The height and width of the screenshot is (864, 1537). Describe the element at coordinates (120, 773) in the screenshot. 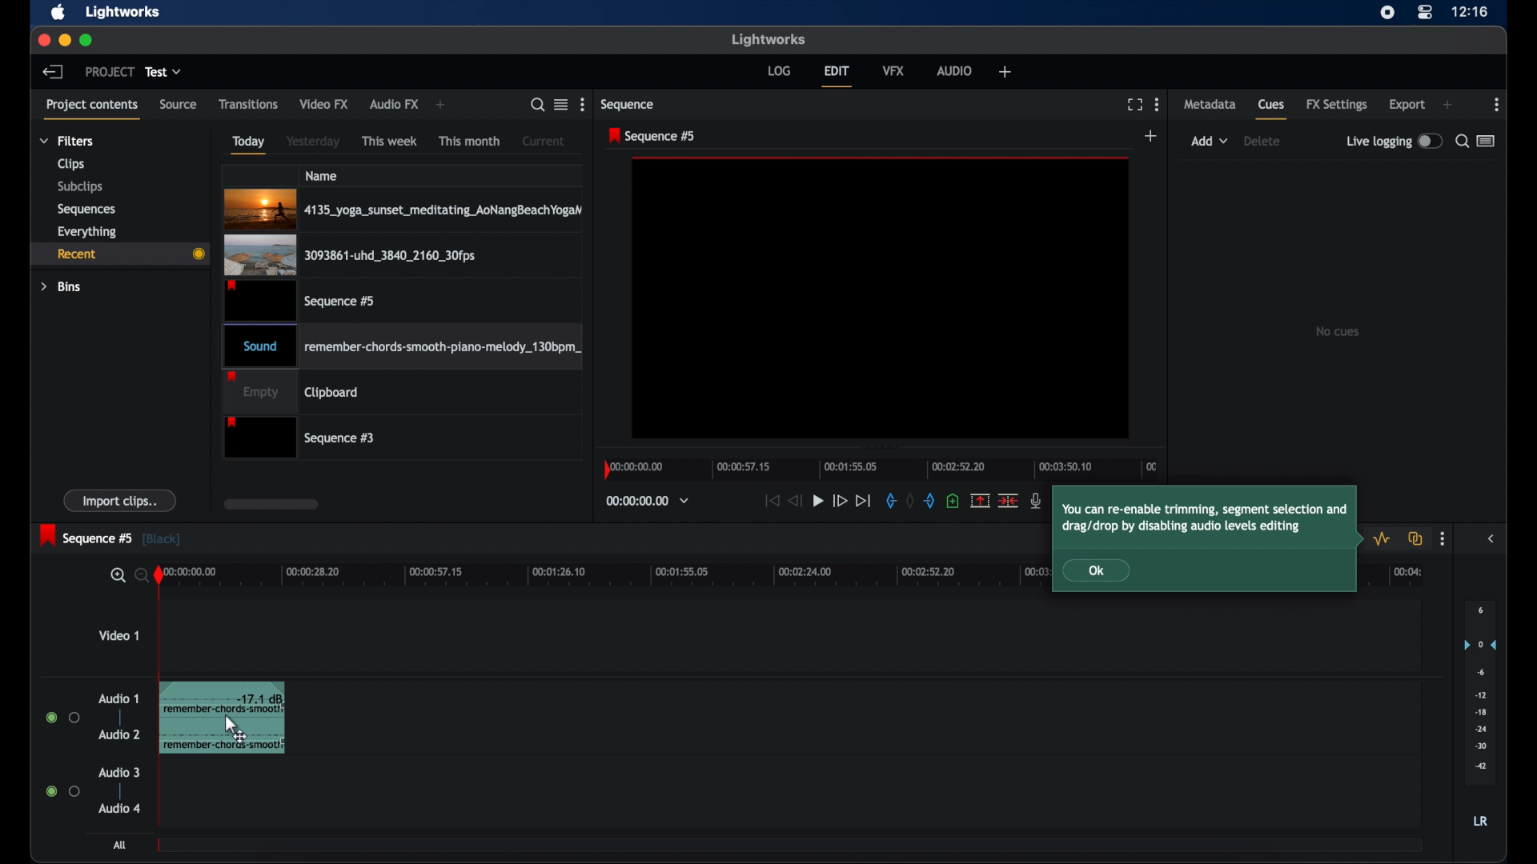

I see `audio 3` at that location.